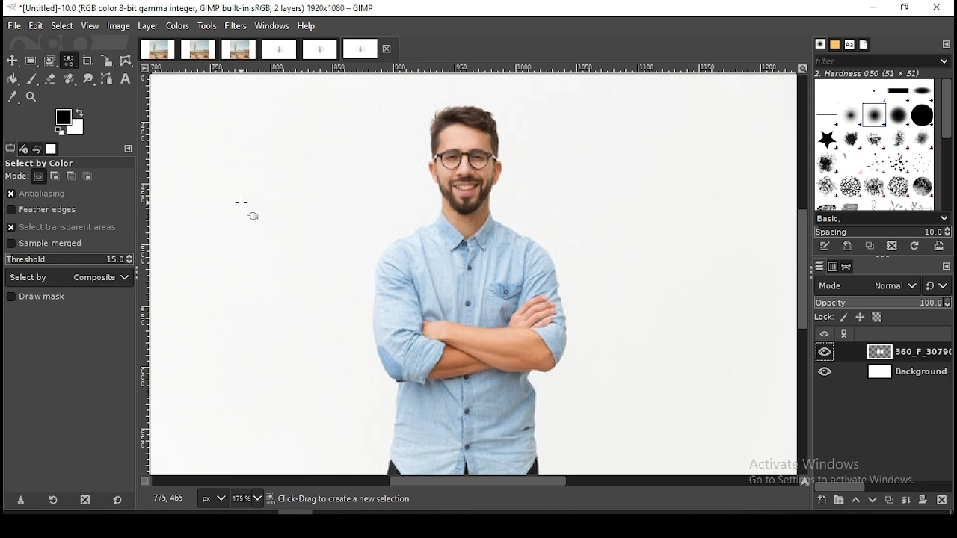 The height and width of the screenshot is (538, 957). I want to click on project tab, so click(239, 49).